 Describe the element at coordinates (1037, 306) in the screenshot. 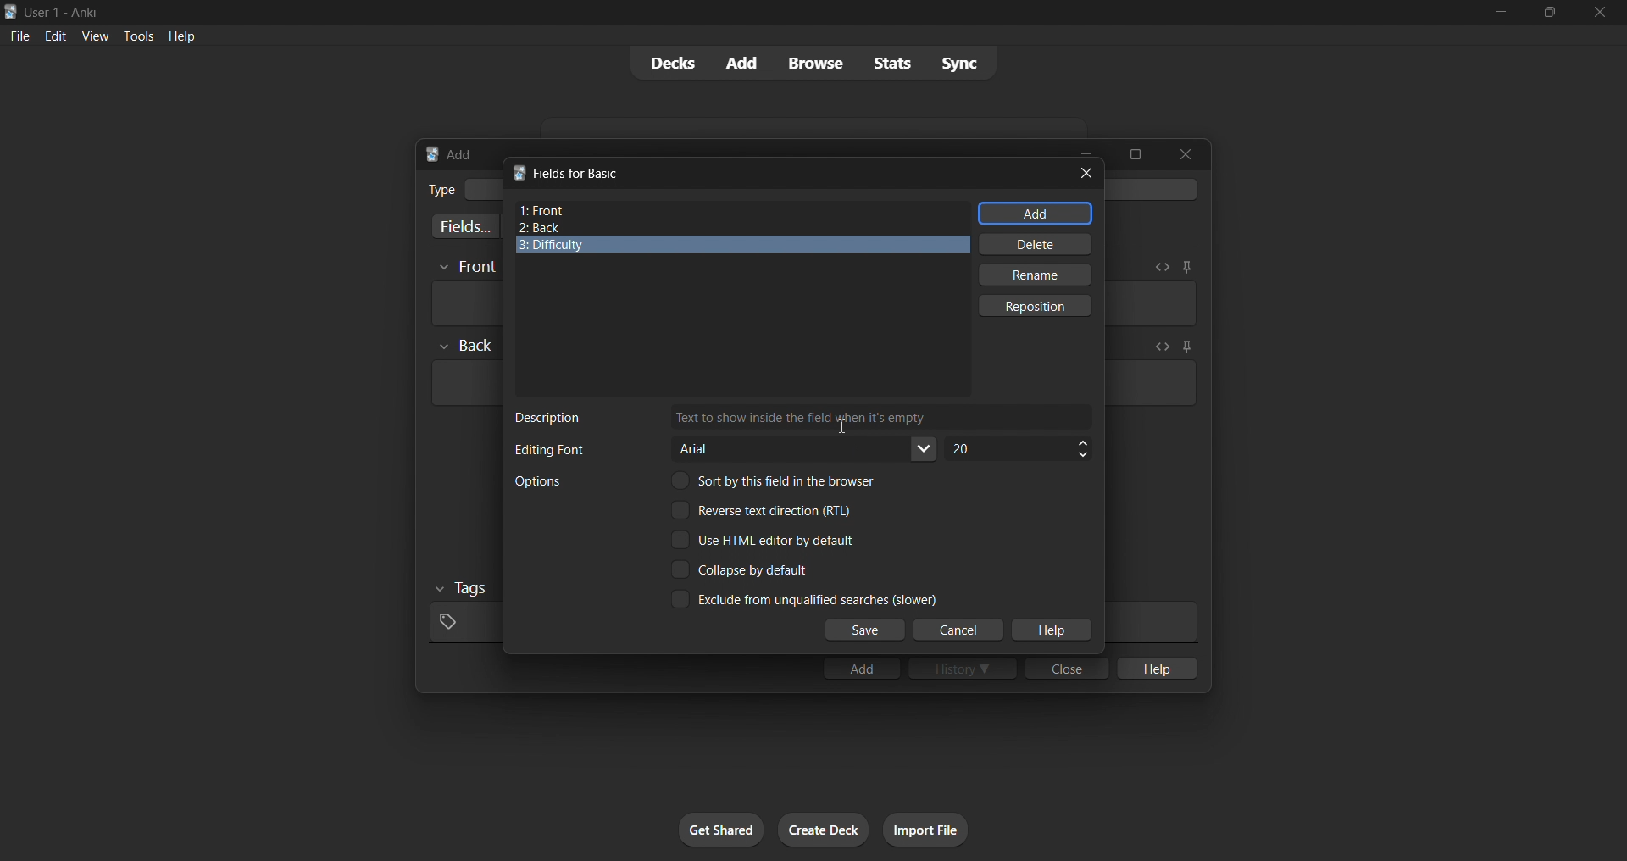

I see `reposition` at that location.